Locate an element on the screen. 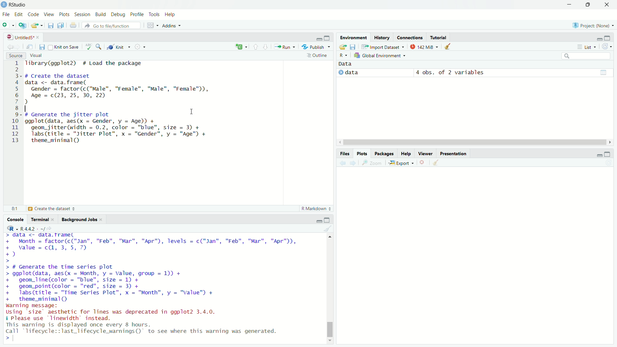 Image resolution: width=617 pixels, height=347 pixels. RStudio is located at coordinates (20, 4).